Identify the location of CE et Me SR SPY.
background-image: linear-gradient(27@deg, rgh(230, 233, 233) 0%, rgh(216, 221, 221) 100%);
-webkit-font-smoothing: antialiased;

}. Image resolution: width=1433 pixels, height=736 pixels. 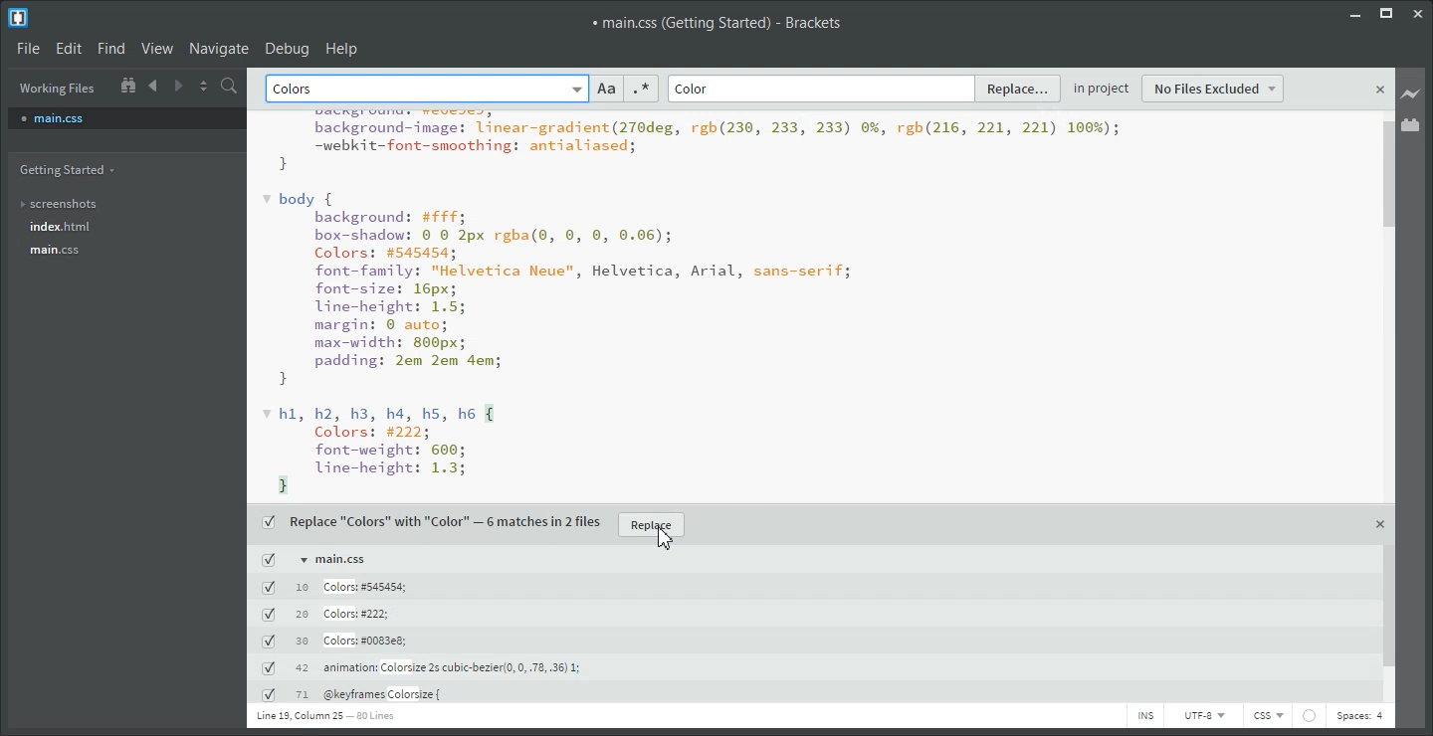
(696, 141).